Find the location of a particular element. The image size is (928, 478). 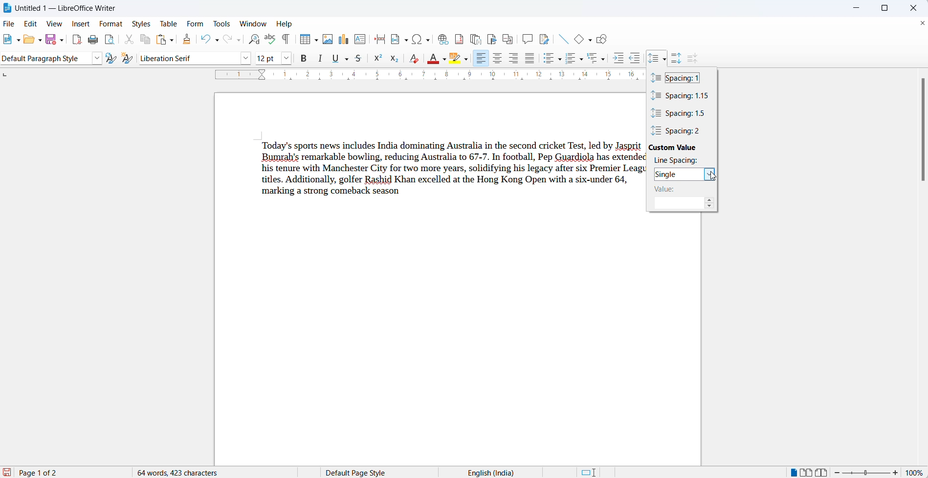

maximize is located at coordinates (888, 9).